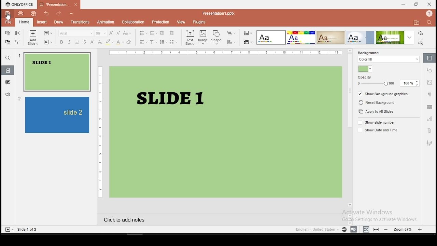 The width and height of the screenshot is (437, 246). I want to click on apply to all slides, so click(375, 111).